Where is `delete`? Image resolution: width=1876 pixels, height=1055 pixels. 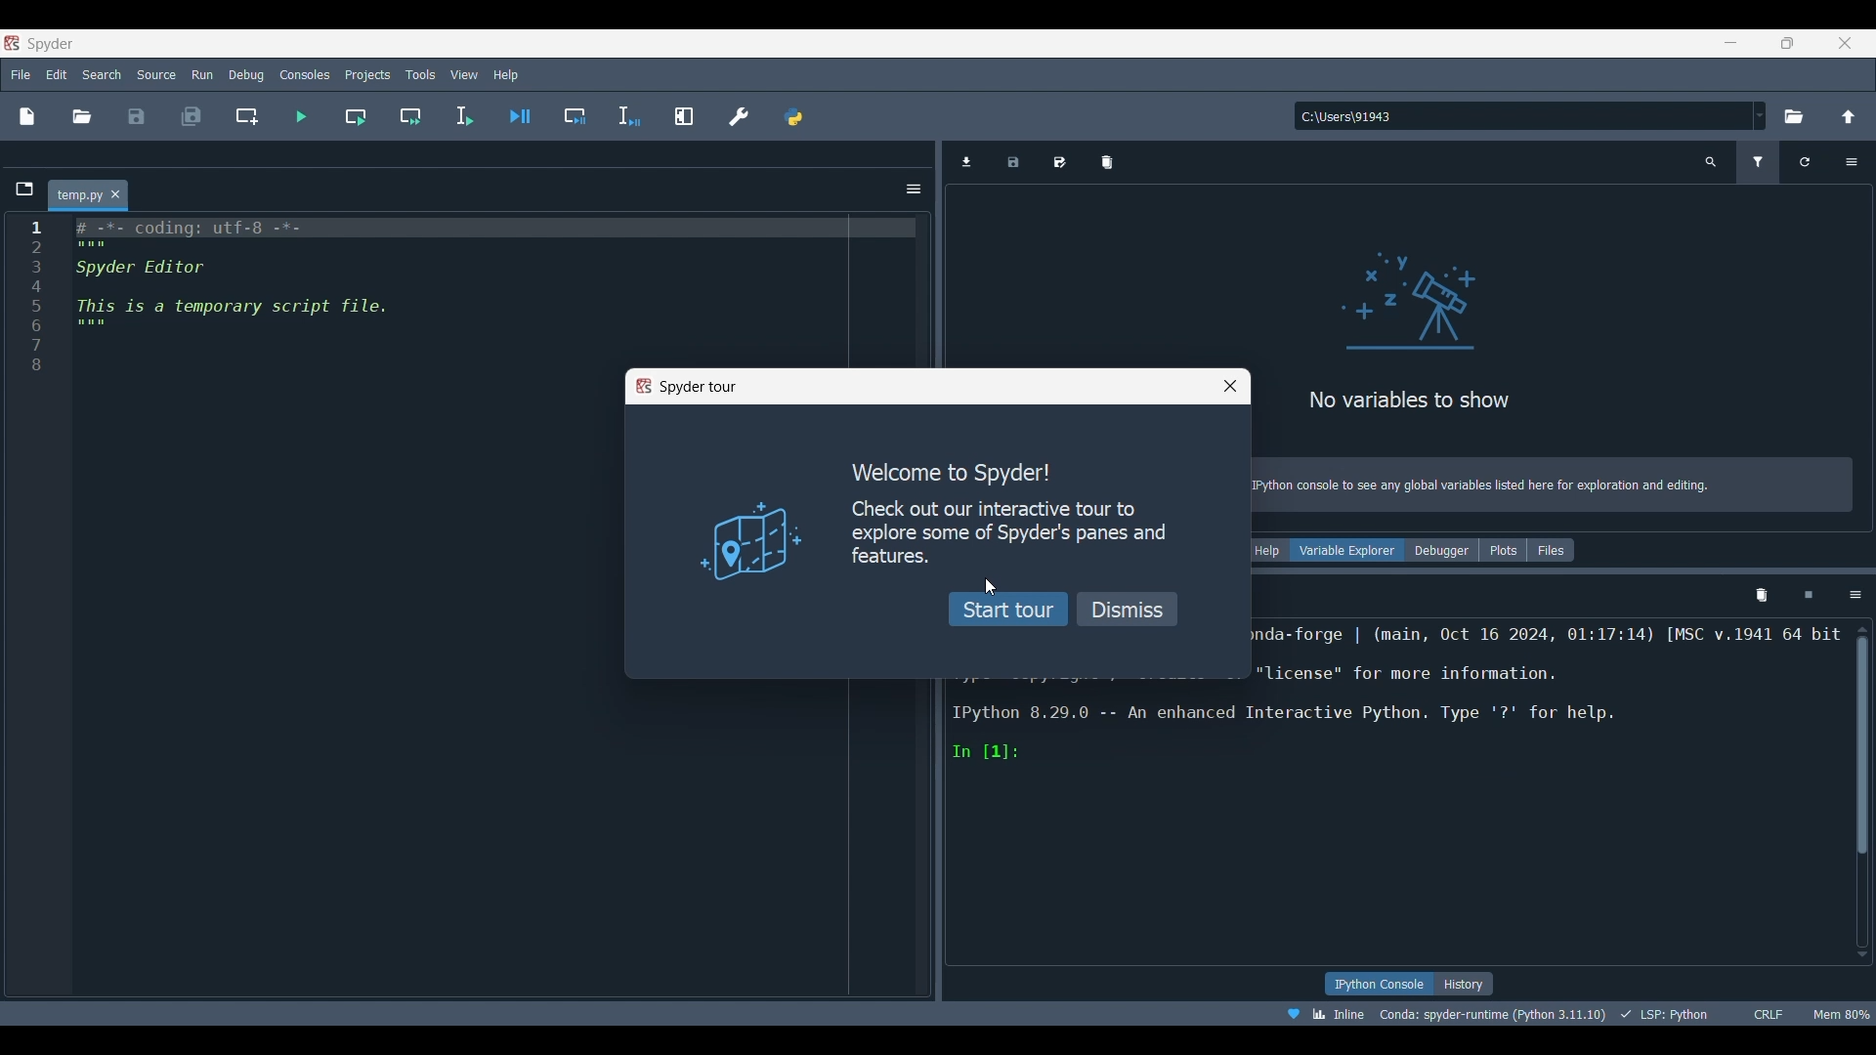 delete is located at coordinates (1758, 594).